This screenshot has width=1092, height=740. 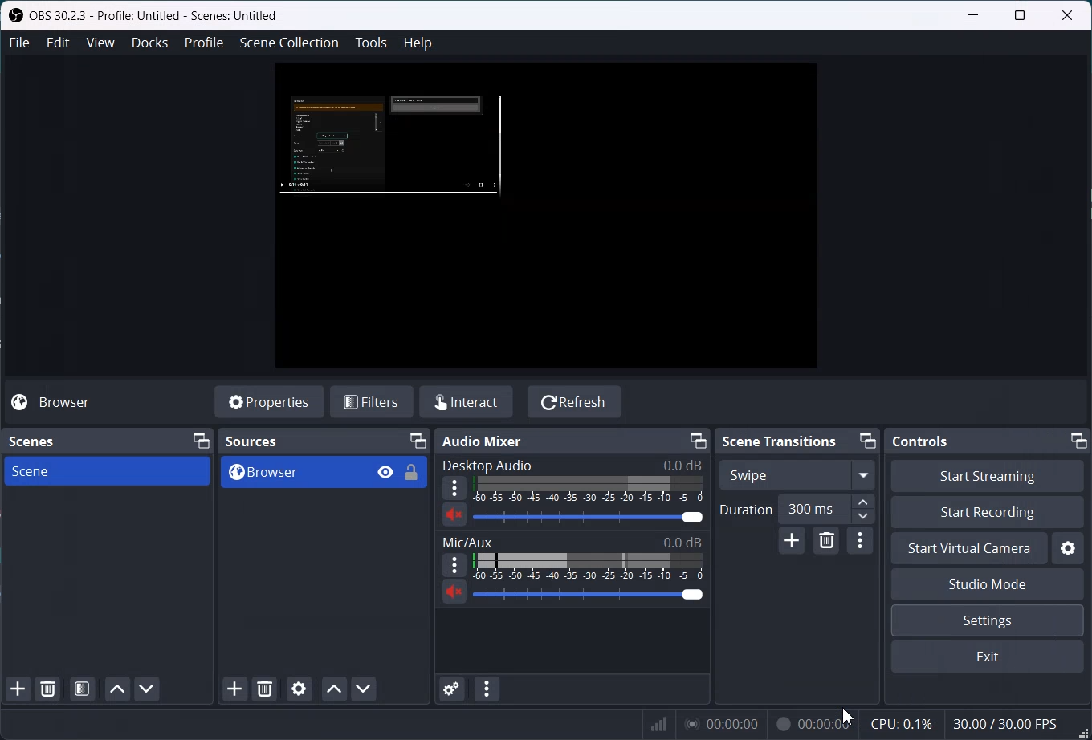 I want to click on Source preview, so click(x=389, y=144).